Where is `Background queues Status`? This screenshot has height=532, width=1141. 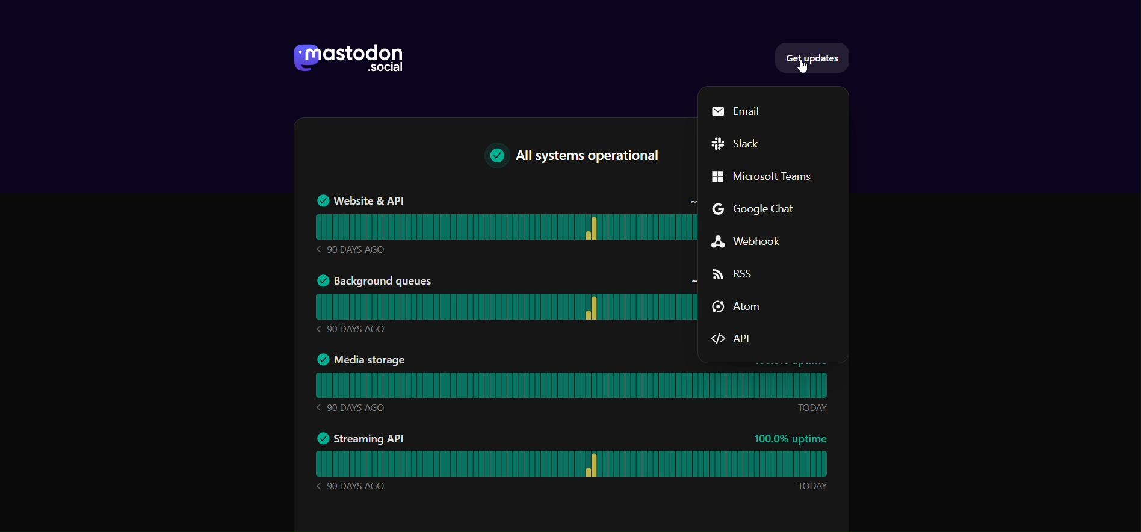 Background queues Status is located at coordinates (503, 307).